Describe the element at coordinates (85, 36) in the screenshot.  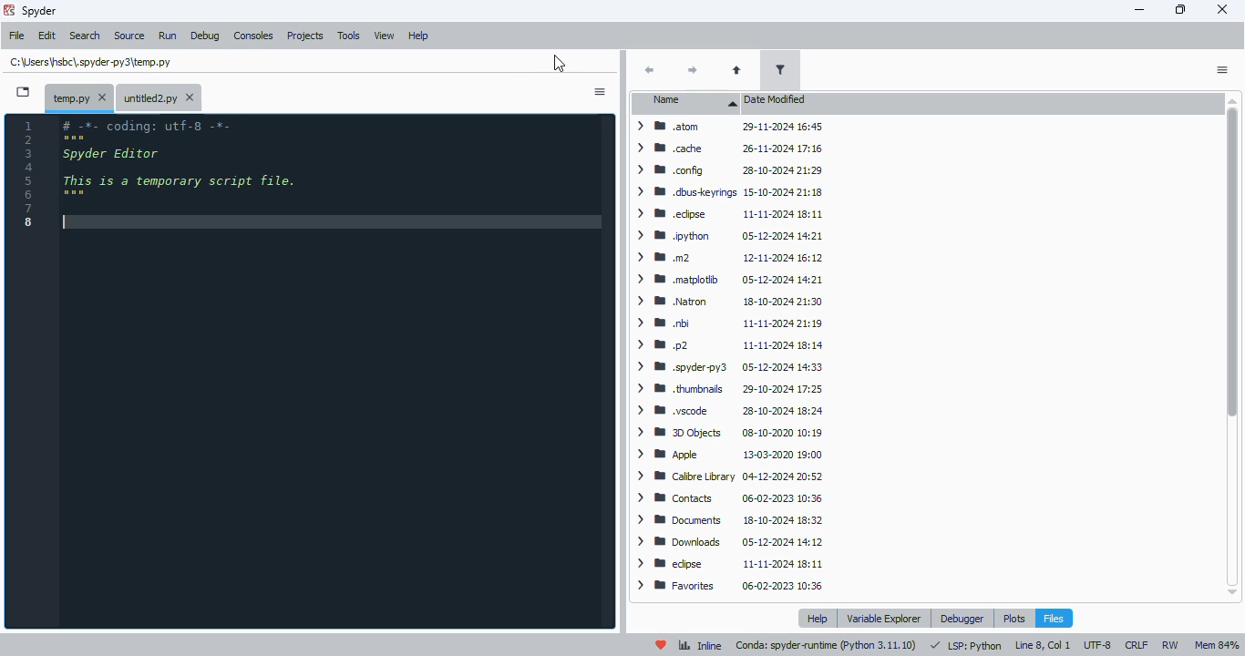
I see `search` at that location.